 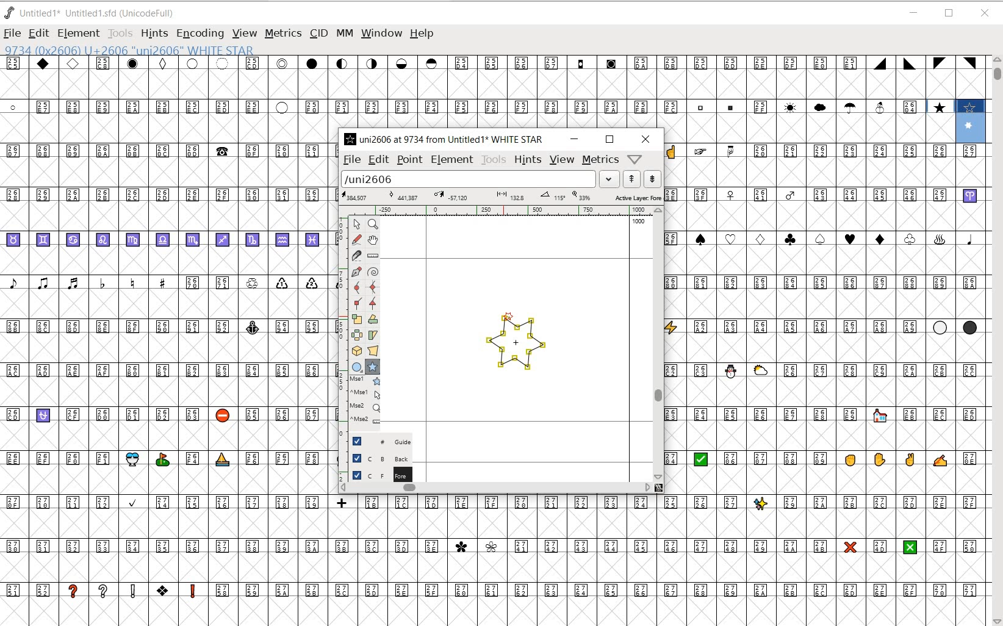 I want to click on POINTER, so click(x=356, y=224).